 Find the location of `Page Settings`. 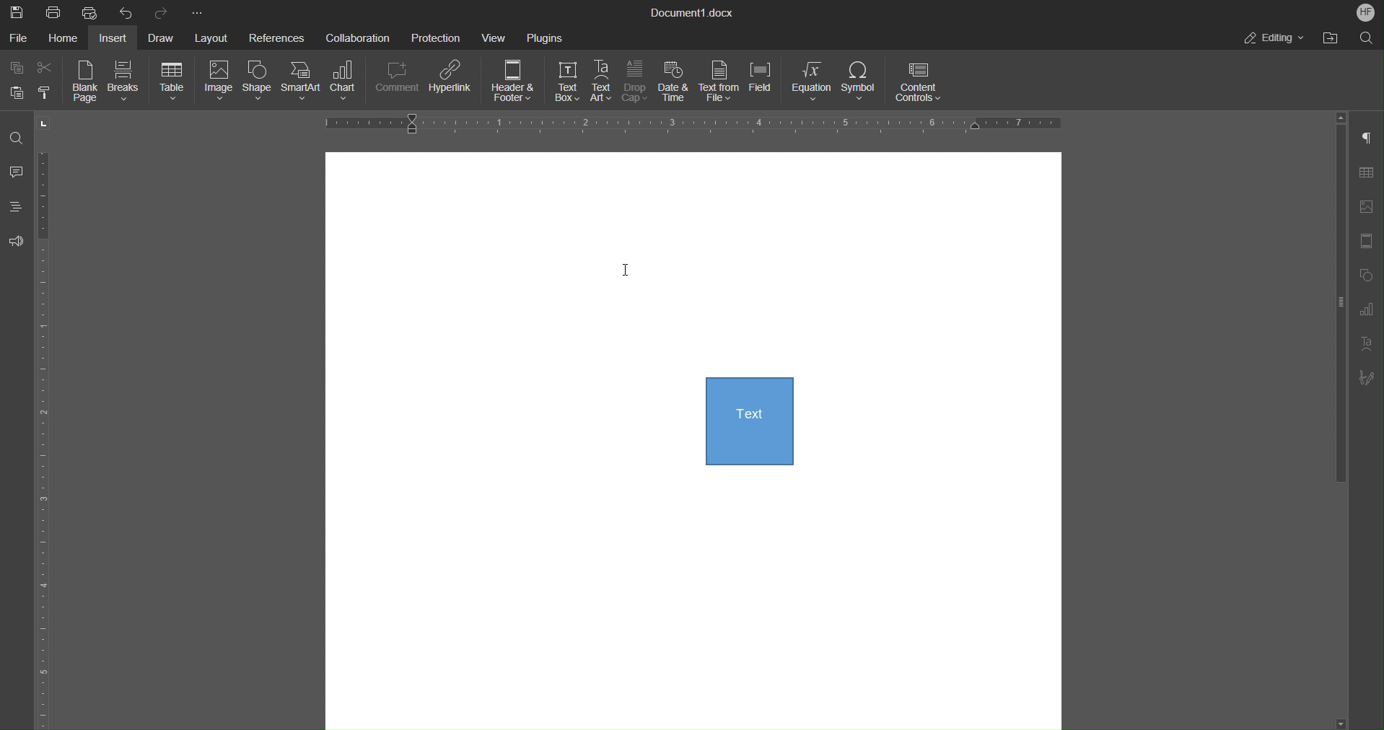

Page Settings is located at coordinates (1370, 241).